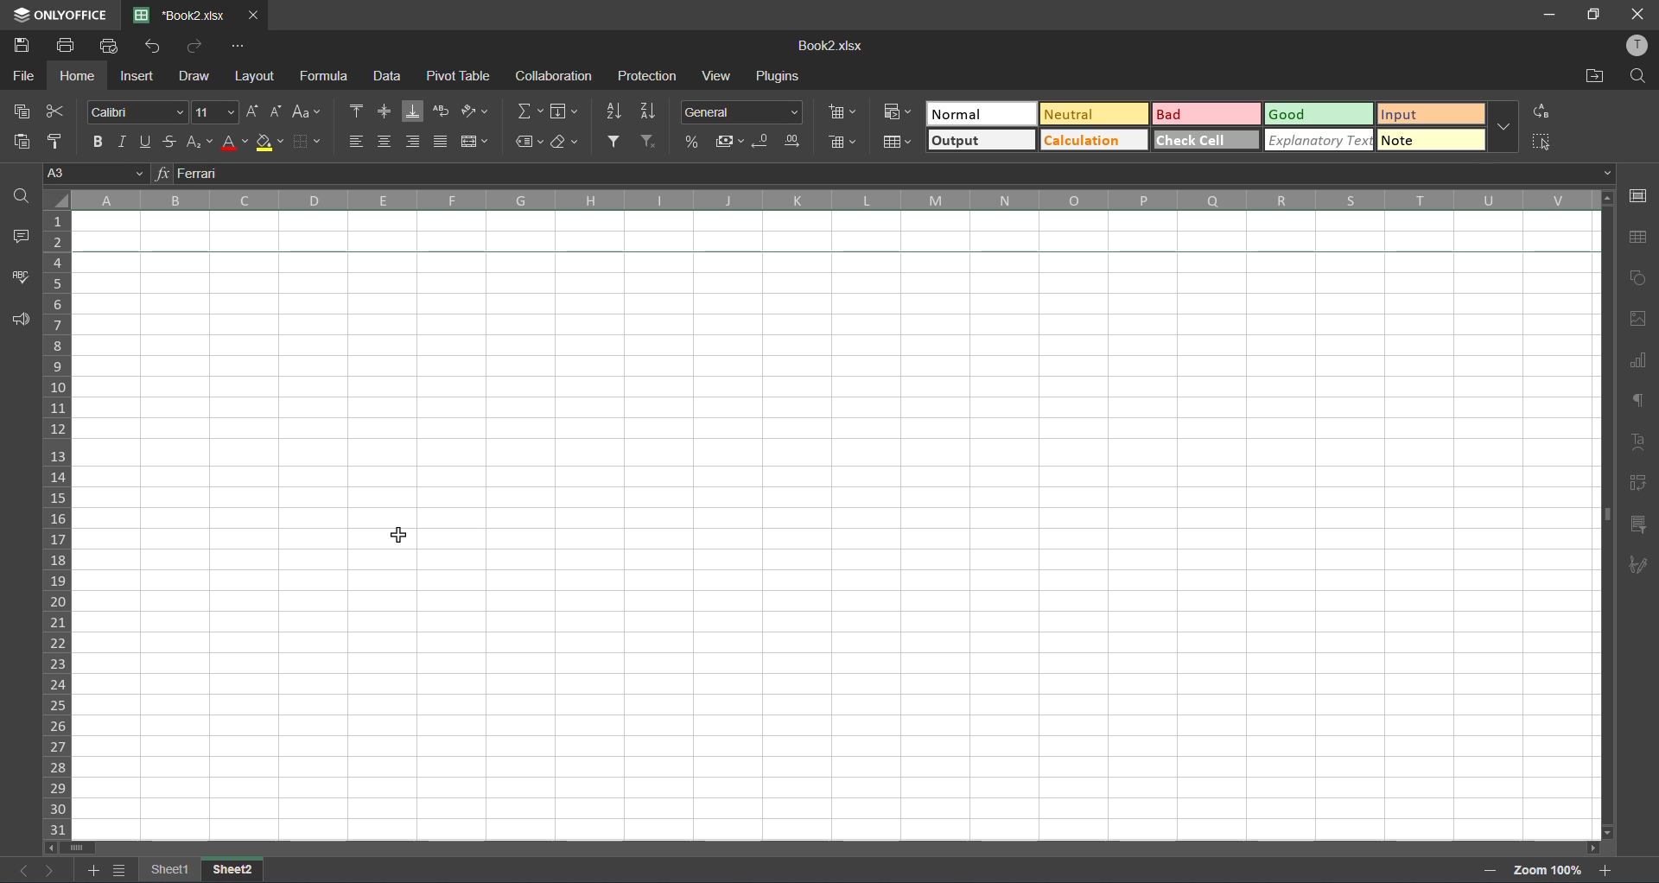 The width and height of the screenshot is (1659, 883). Describe the element at coordinates (1319, 113) in the screenshot. I see `good` at that location.